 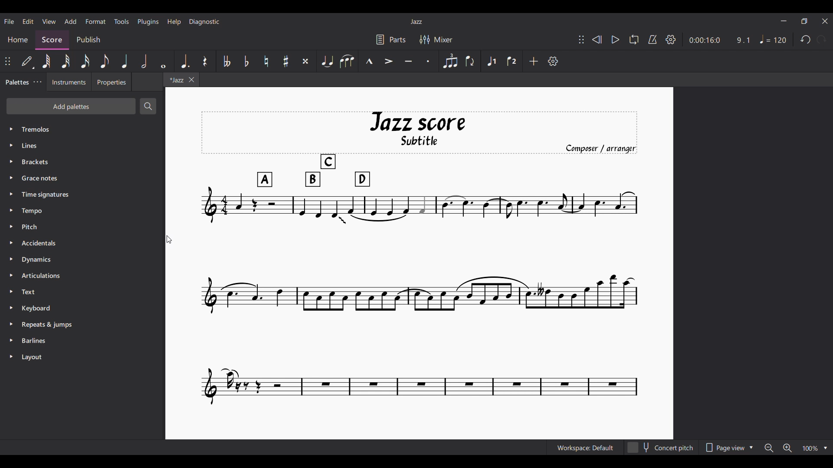 I want to click on Properties, so click(x=111, y=82).